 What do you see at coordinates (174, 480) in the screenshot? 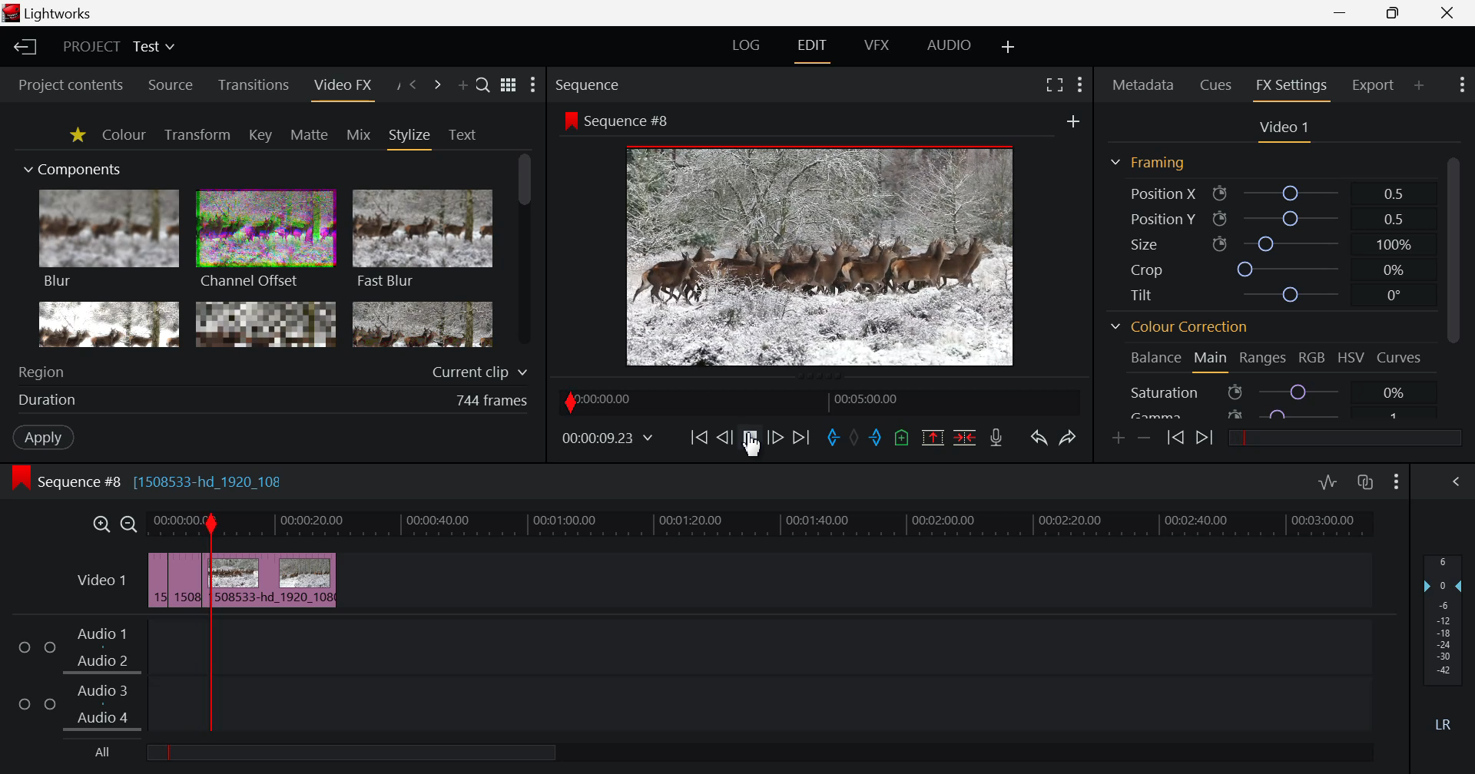
I see `Sequence #8 [1508533-hd_1920_108` at bounding box center [174, 480].